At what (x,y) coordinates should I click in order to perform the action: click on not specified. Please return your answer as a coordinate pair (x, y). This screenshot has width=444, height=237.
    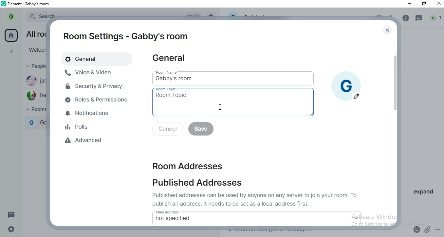
    Looking at the image, I should click on (173, 219).